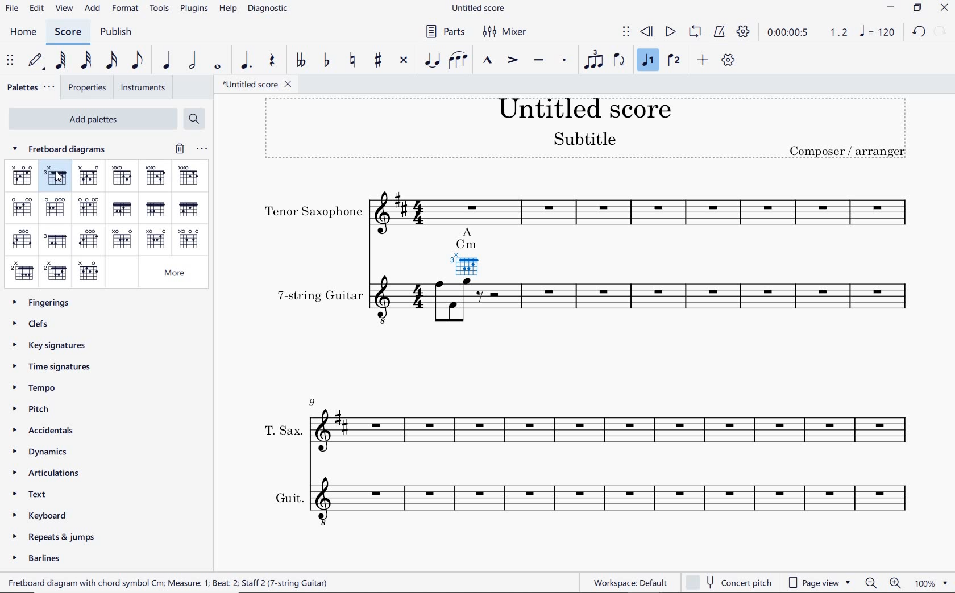 The height and width of the screenshot is (593, 955). I want to click on KEYBOARD, so click(46, 516).